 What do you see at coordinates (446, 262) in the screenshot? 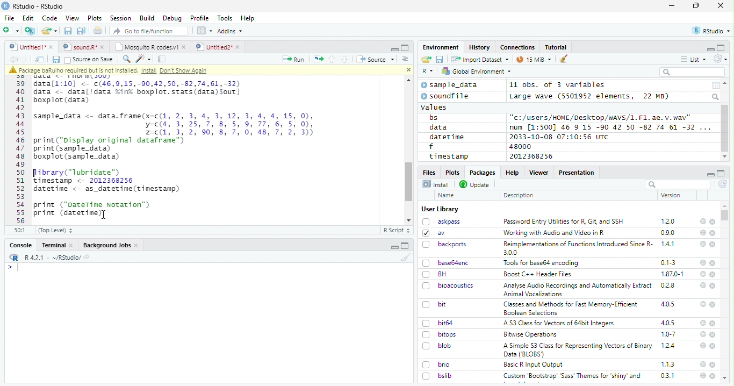
I see `base64enc` at bounding box center [446, 262].